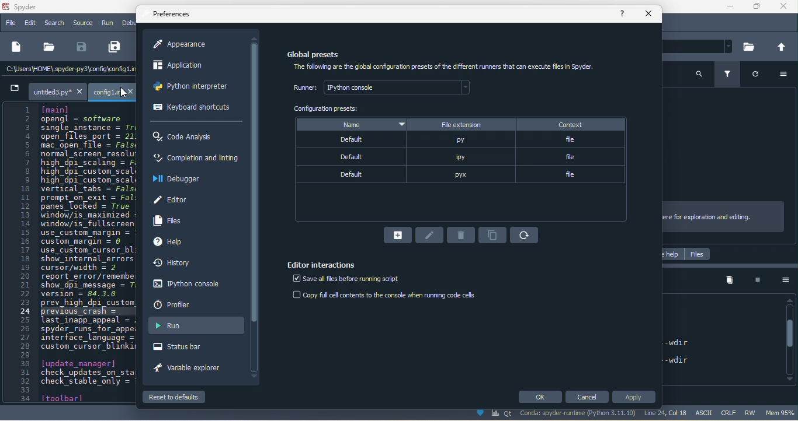 This screenshot has height=421, width=798. I want to click on profiler, so click(178, 305).